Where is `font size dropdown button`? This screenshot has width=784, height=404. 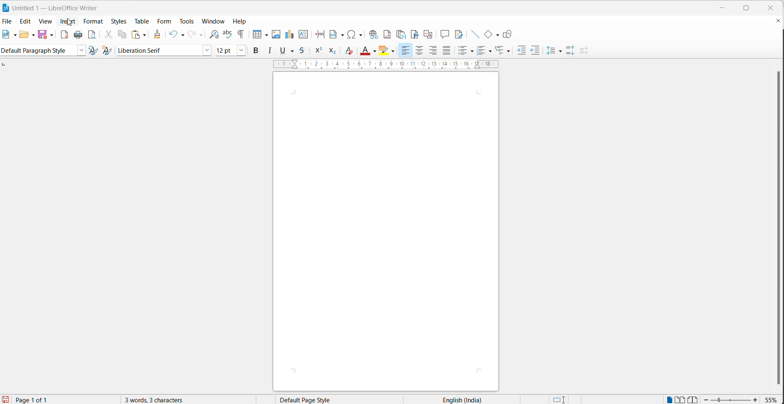
font size dropdown button is located at coordinates (241, 50).